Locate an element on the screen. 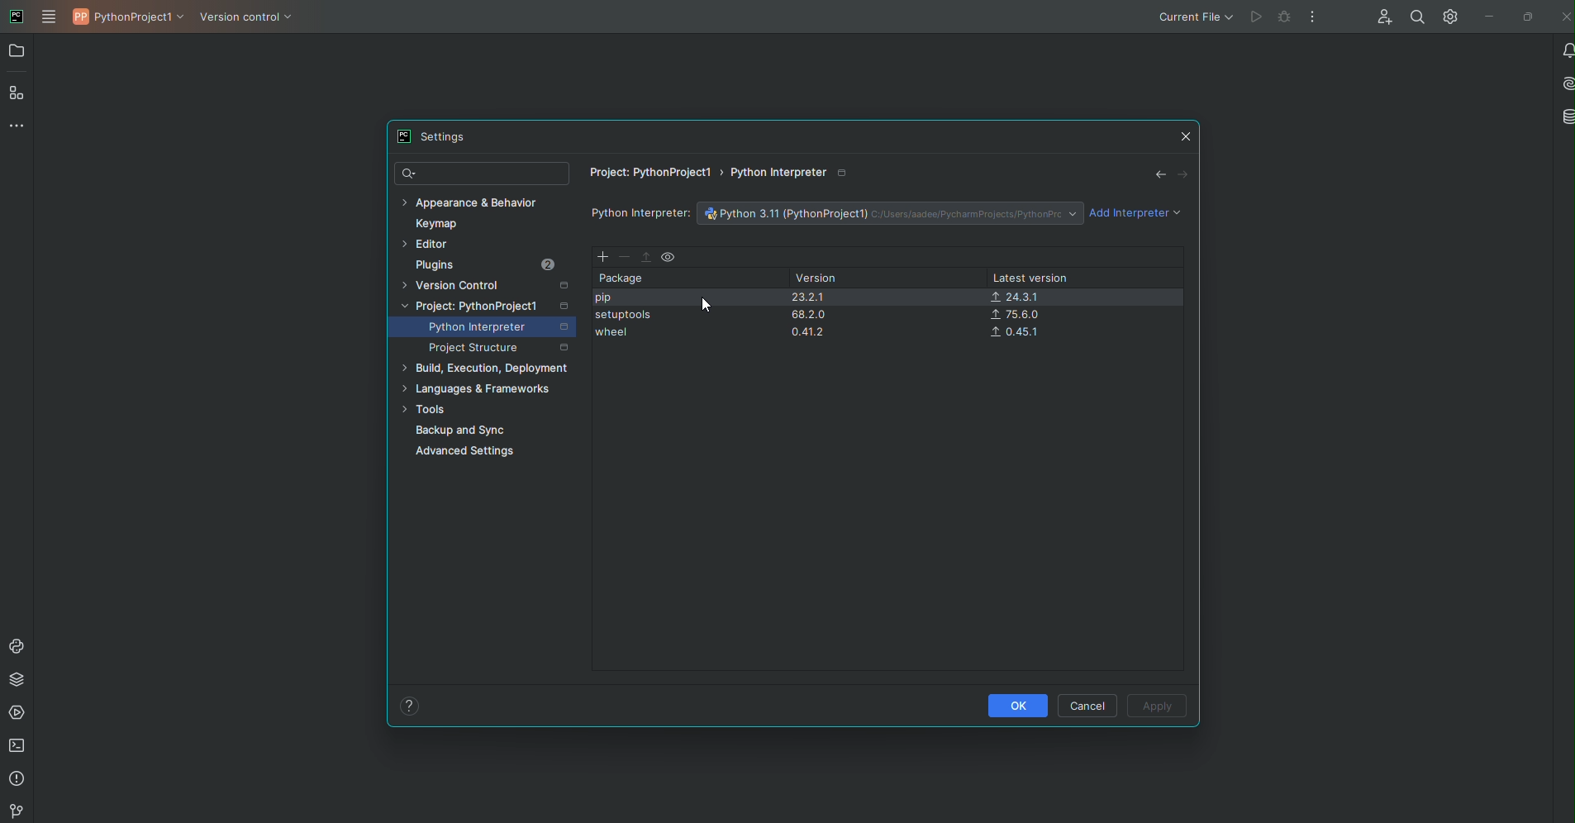 This screenshot has height=823, width=1575. Package is located at coordinates (622, 278).